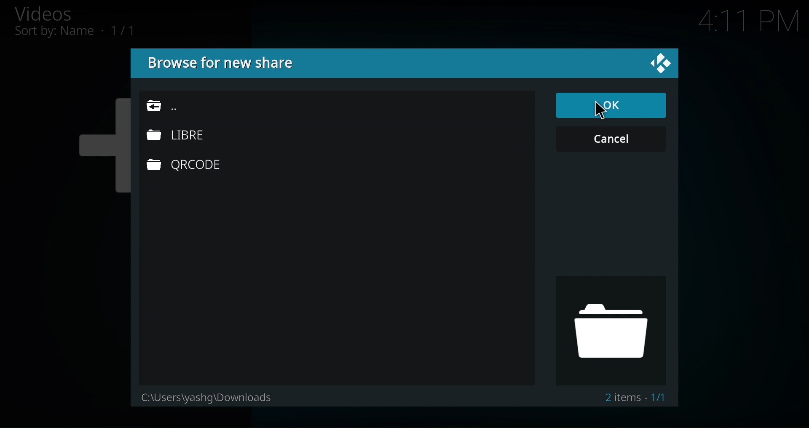 Image resolution: width=809 pixels, height=428 pixels. What do you see at coordinates (661, 63) in the screenshot?
I see `close` at bounding box center [661, 63].